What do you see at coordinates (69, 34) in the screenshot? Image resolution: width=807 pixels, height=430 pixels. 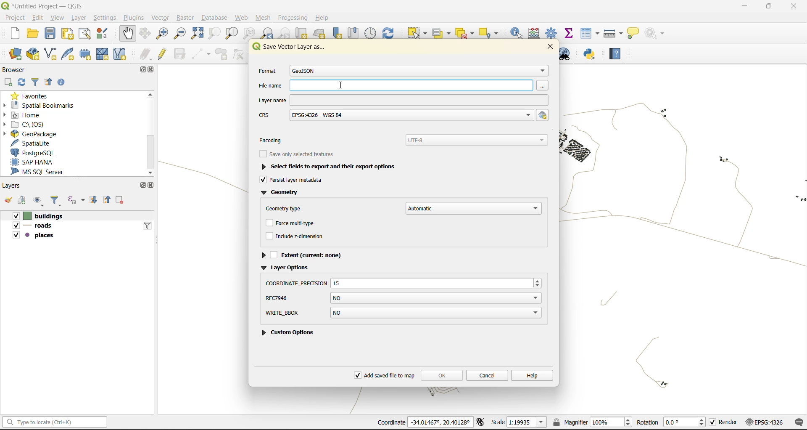 I see `print layout` at bounding box center [69, 34].